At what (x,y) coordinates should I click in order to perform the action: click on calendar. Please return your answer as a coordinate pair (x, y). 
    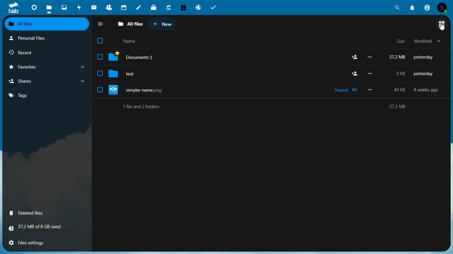
    Looking at the image, I should click on (124, 7).